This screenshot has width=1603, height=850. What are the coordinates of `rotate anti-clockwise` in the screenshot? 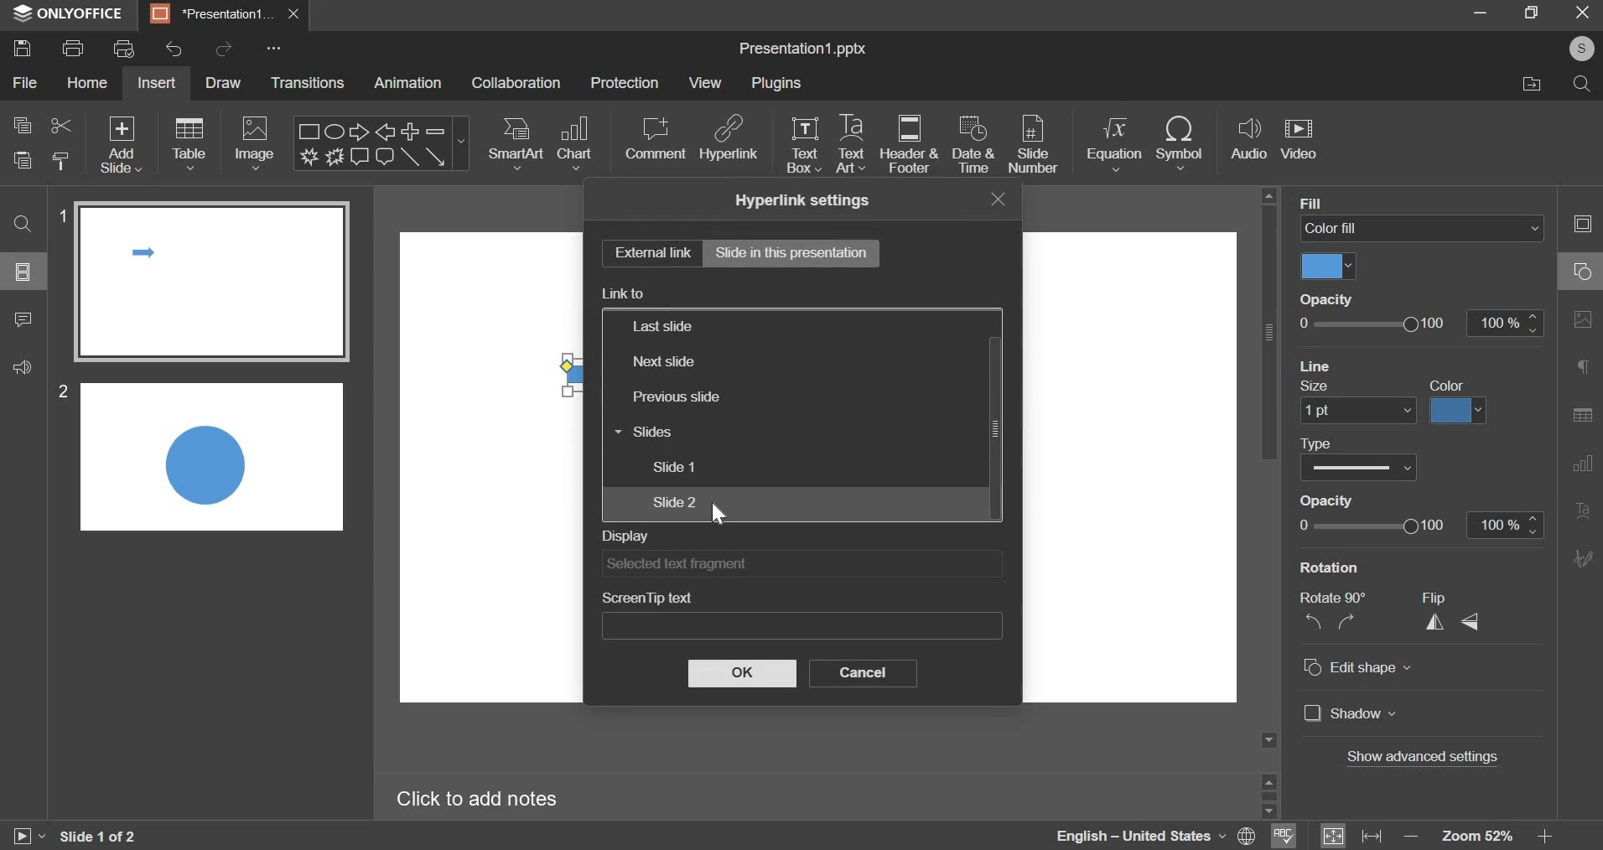 It's located at (1311, 622).